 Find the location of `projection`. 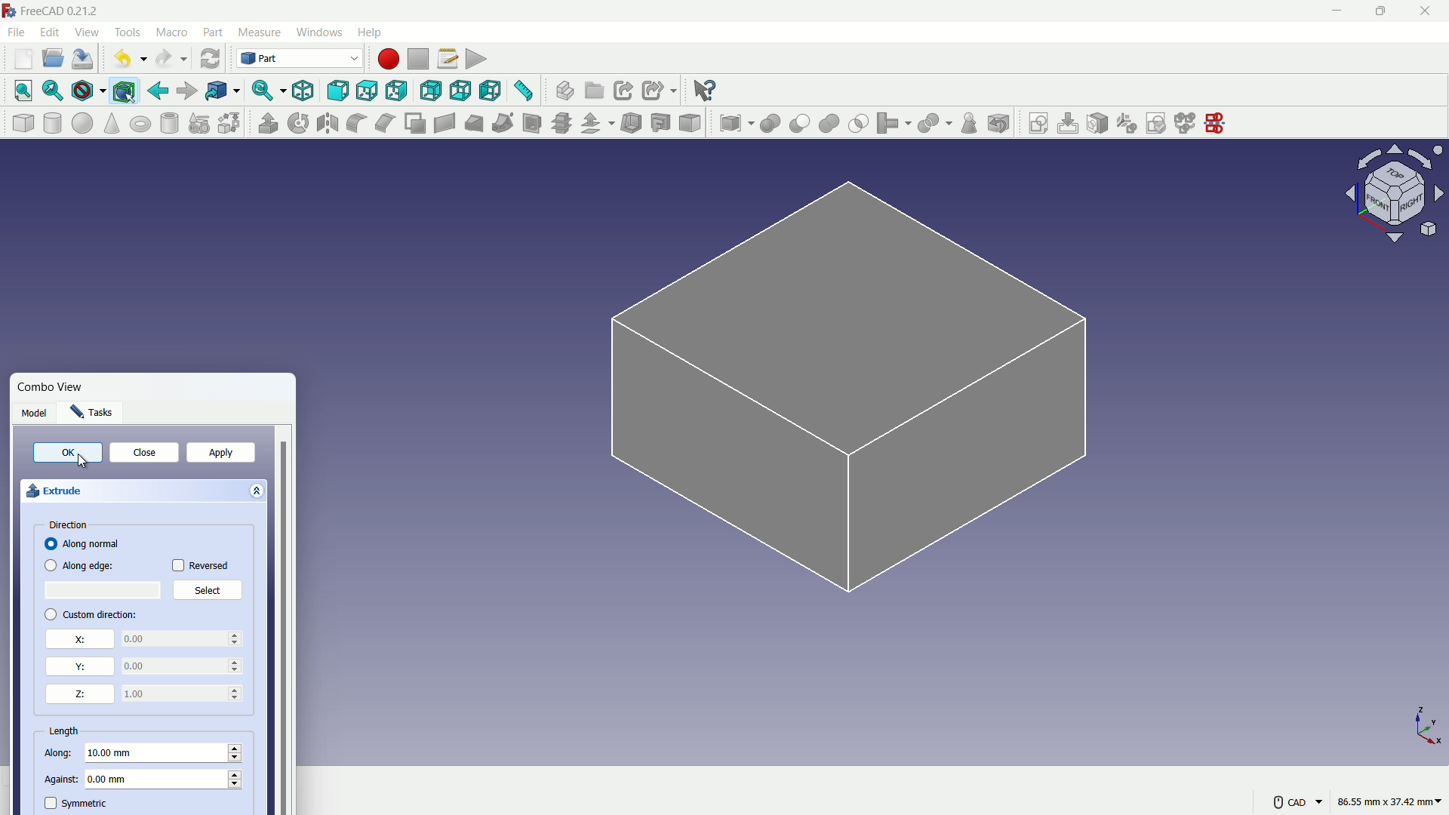

projection is located at coordinates (661, 123).